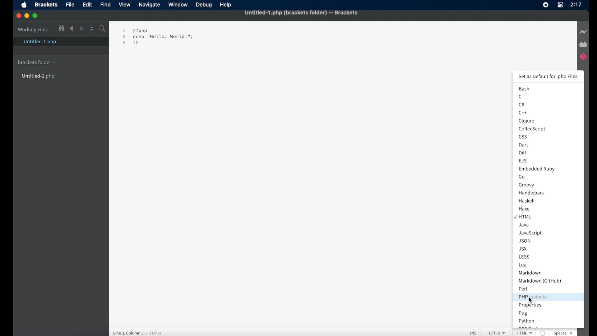  I want to click on html, so click(523, 216).